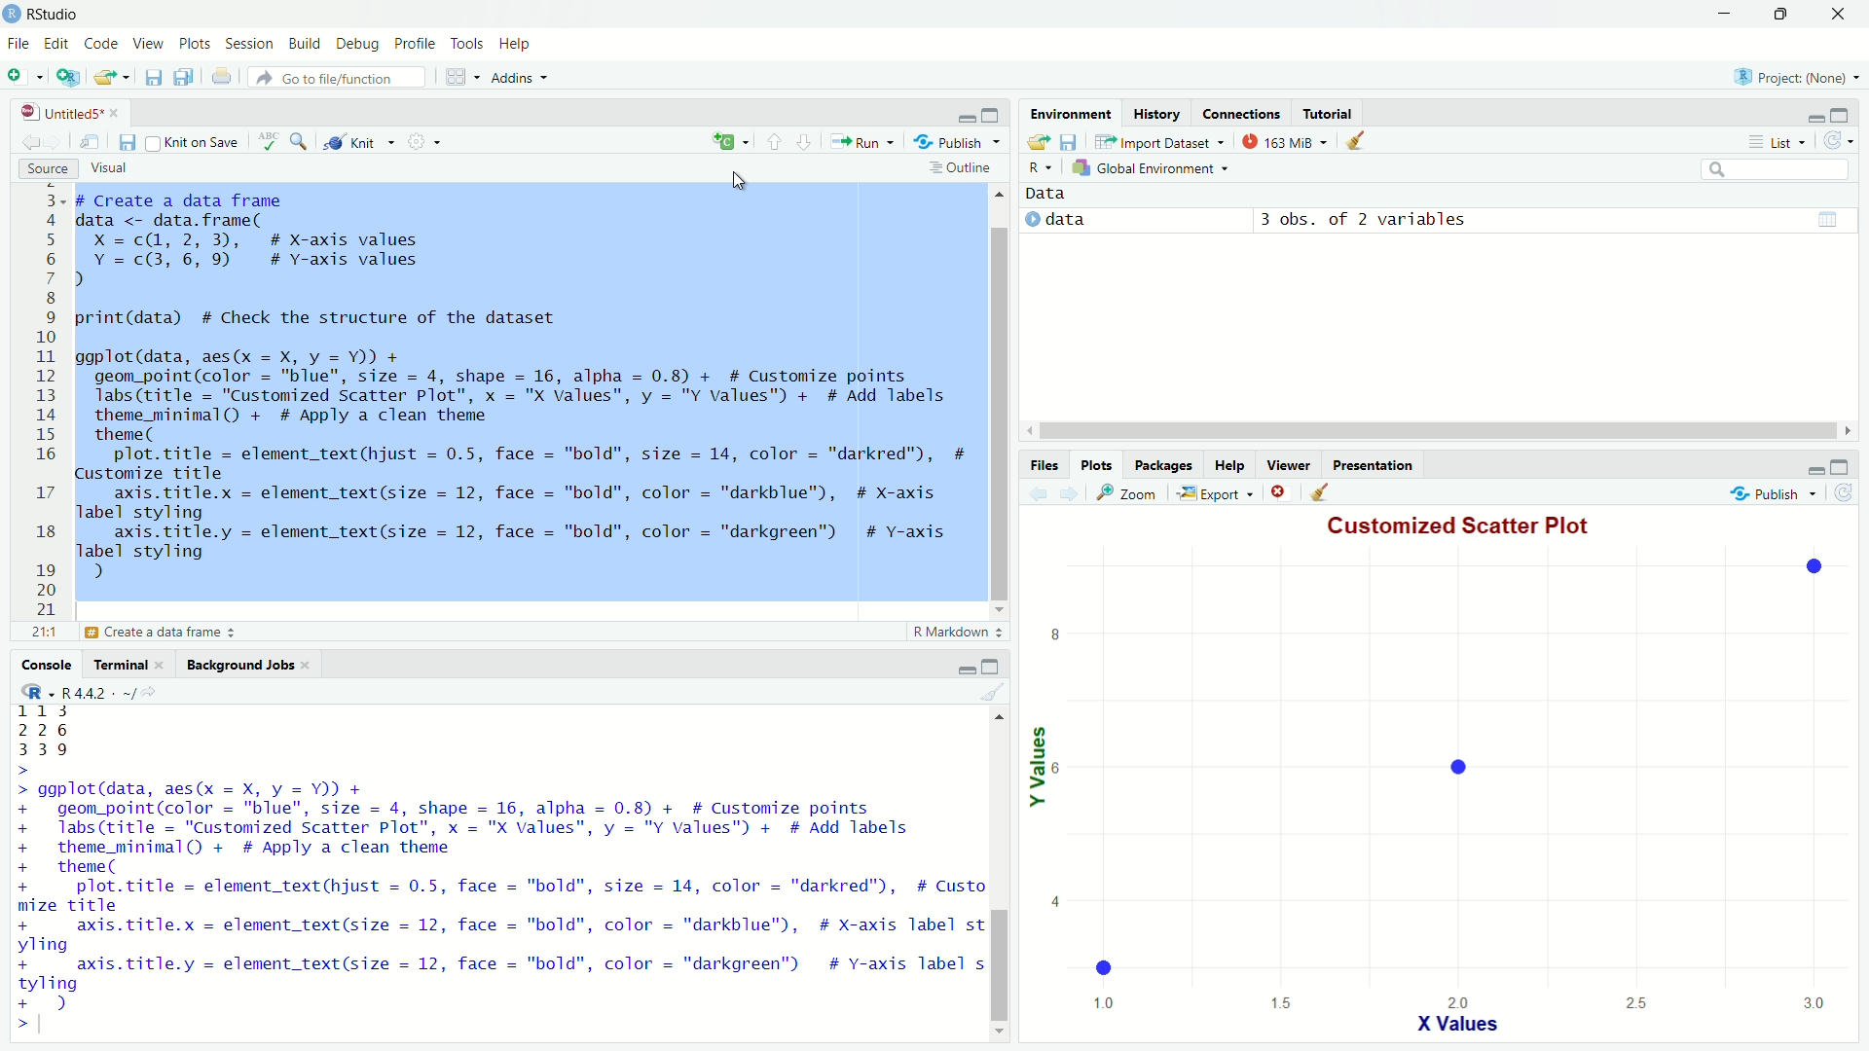 The height and width of the screenshot is (1051, 1869). I want to click on Maximize, so click(993, 668).